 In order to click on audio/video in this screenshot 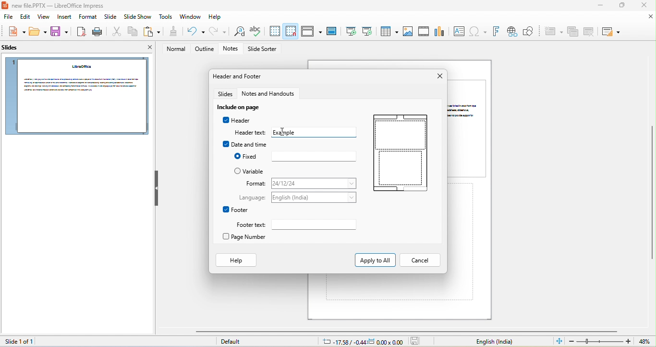, I will do `click(425, 31)`.